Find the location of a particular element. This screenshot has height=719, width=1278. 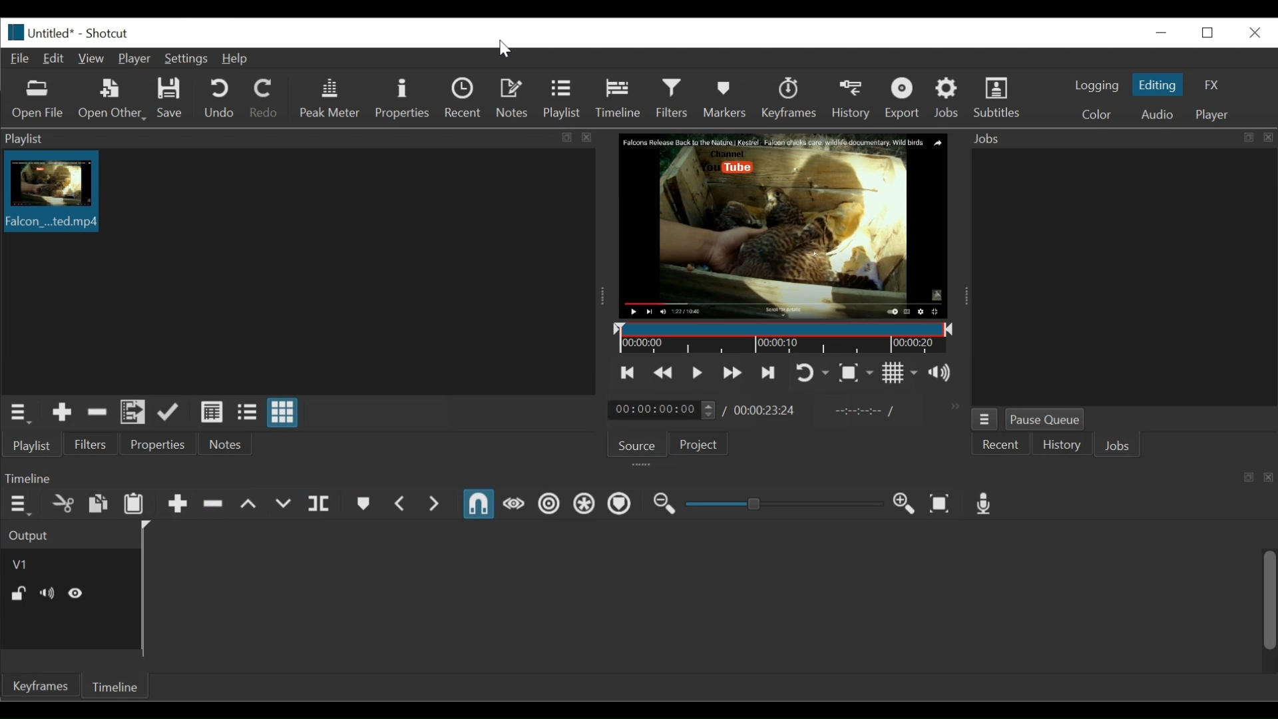

Project is located at coordinates (696, 445).